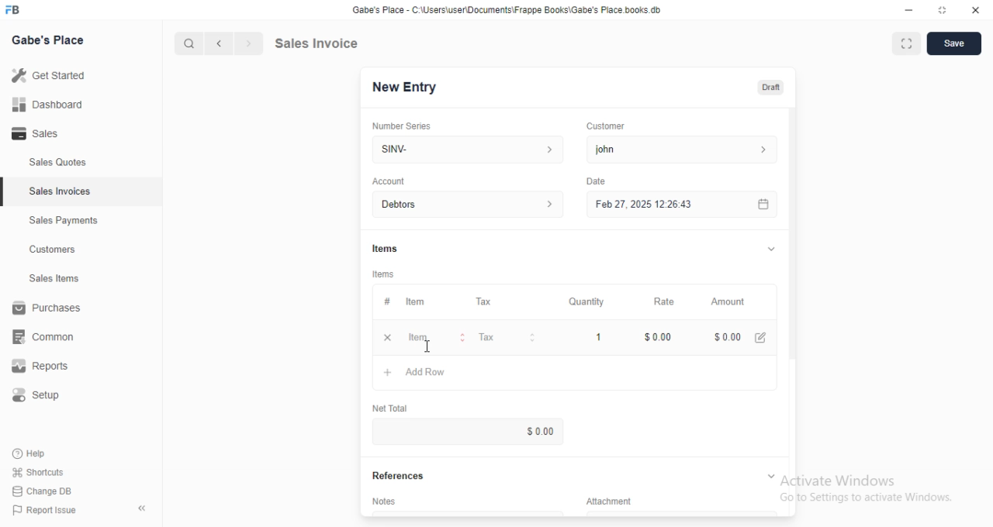 This screenshot has width=993, height=527. I want to click on SINV, so click(463, 150).